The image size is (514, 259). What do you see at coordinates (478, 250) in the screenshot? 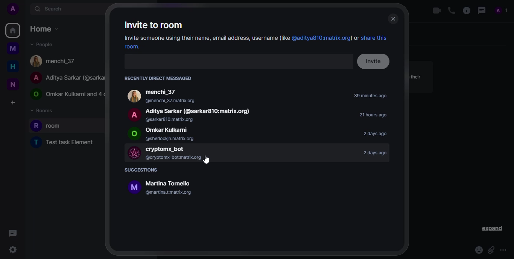
I see `emoji` at bounding box center [478, 250].